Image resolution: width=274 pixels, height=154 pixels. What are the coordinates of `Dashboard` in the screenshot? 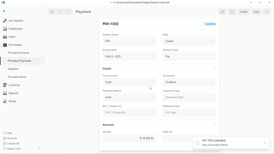 It's located at (22, 29).